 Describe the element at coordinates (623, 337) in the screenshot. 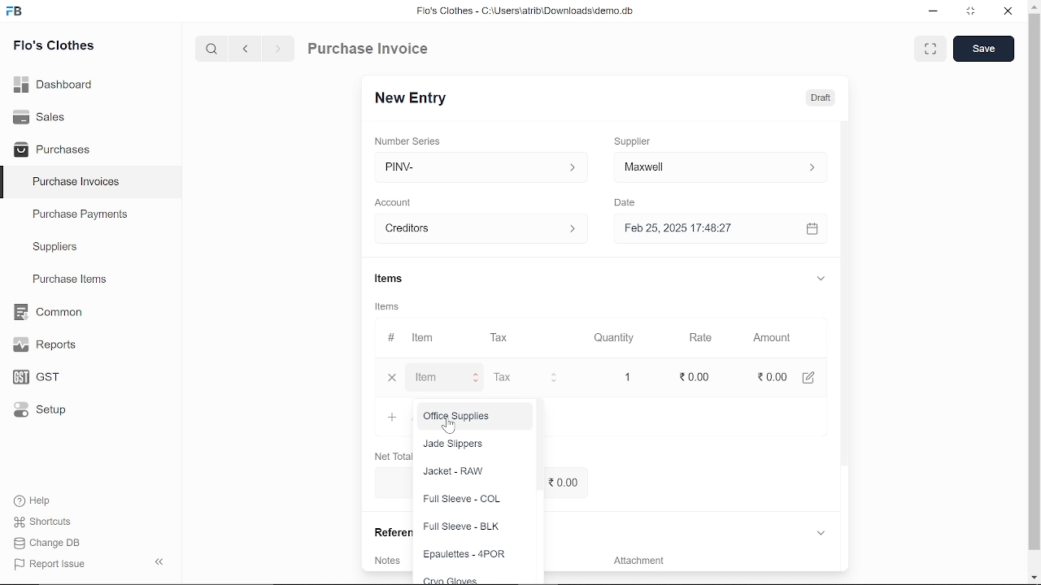

I see `Quantity` at that location.